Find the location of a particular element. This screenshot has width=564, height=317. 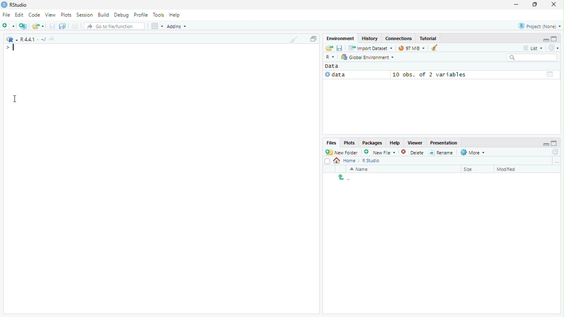

Tools is located at coordinates (159, 15).